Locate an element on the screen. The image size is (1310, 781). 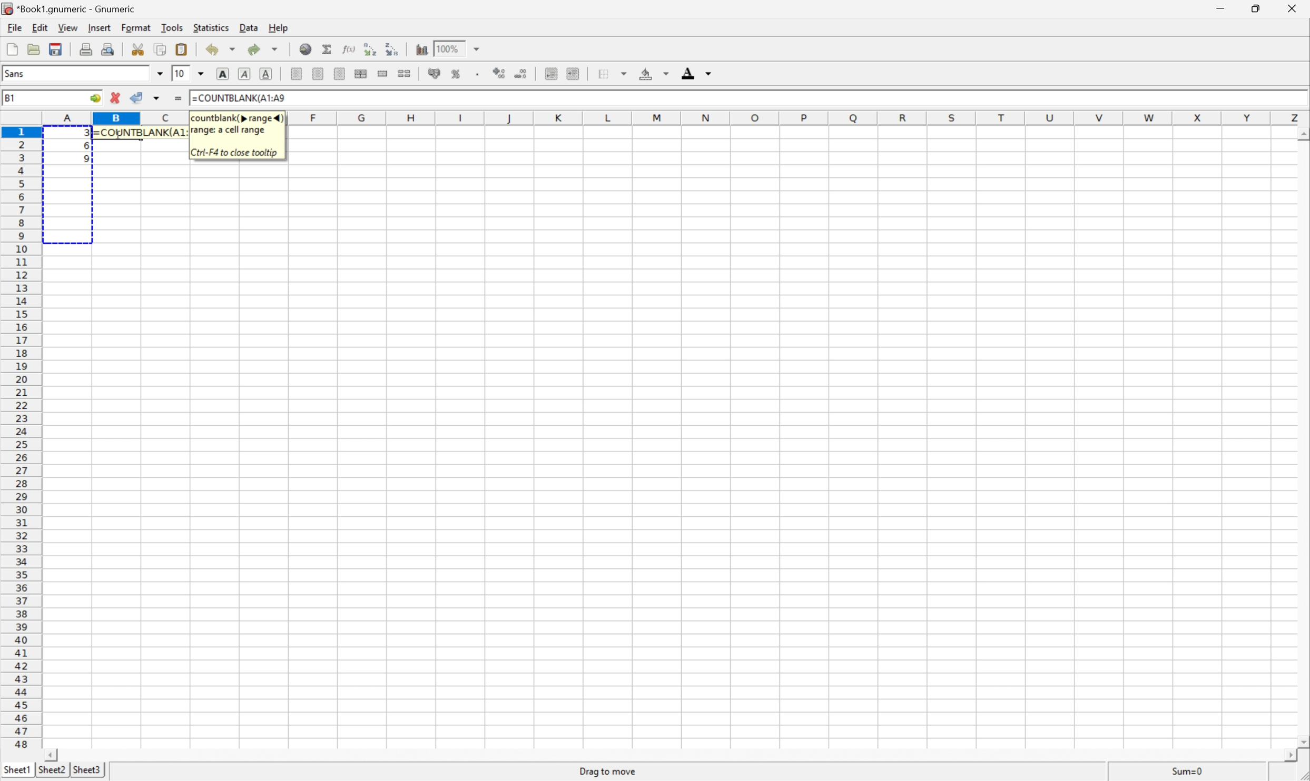
Sheet1 is located at coordinates (16, 769).